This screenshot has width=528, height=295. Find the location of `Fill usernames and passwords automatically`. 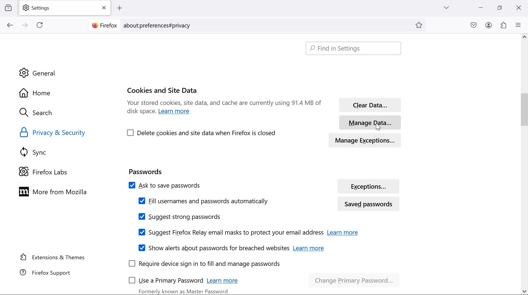

Fill usernames and passwords automatically is located at coordinates (203, 201).